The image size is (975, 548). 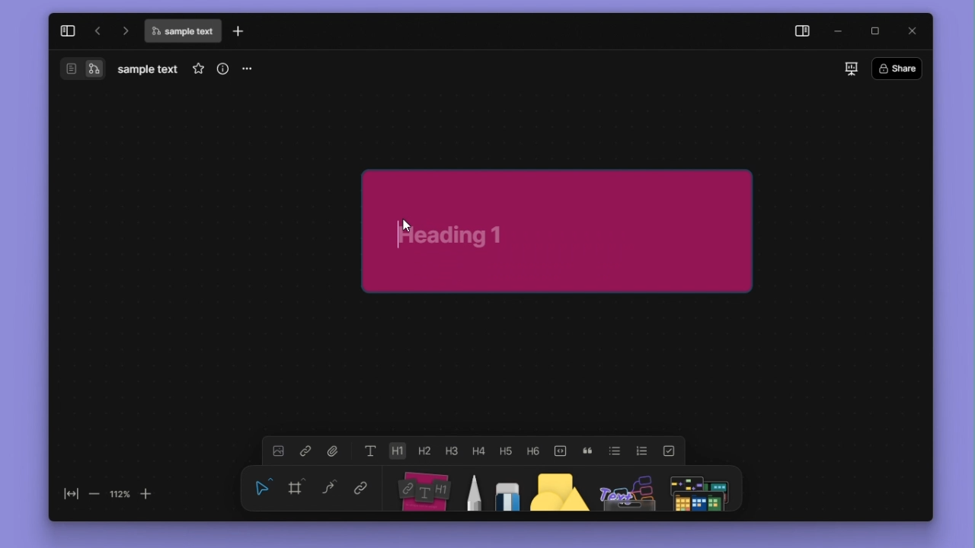 What do you see at coordinates (329, 486) in the screenshot?
I see `curve` at bounding box center [329, 486].